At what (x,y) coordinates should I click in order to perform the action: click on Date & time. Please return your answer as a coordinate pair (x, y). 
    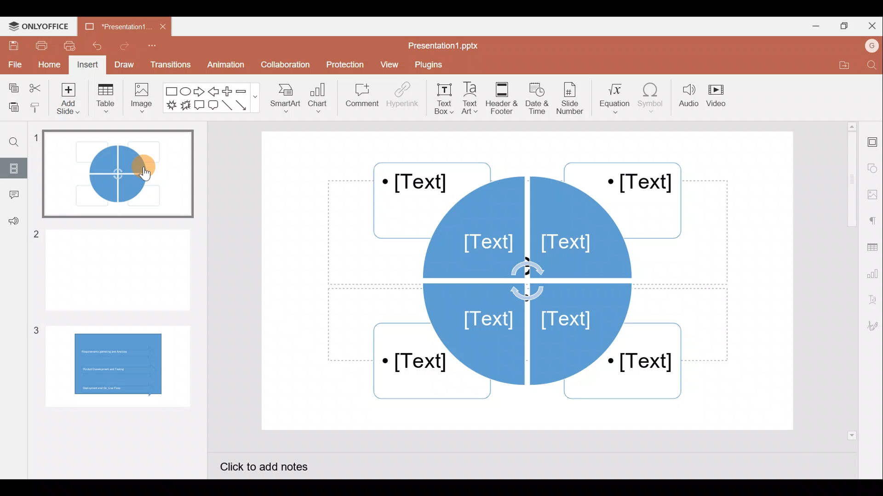
    Looking at the image, I should click on (539, 98).